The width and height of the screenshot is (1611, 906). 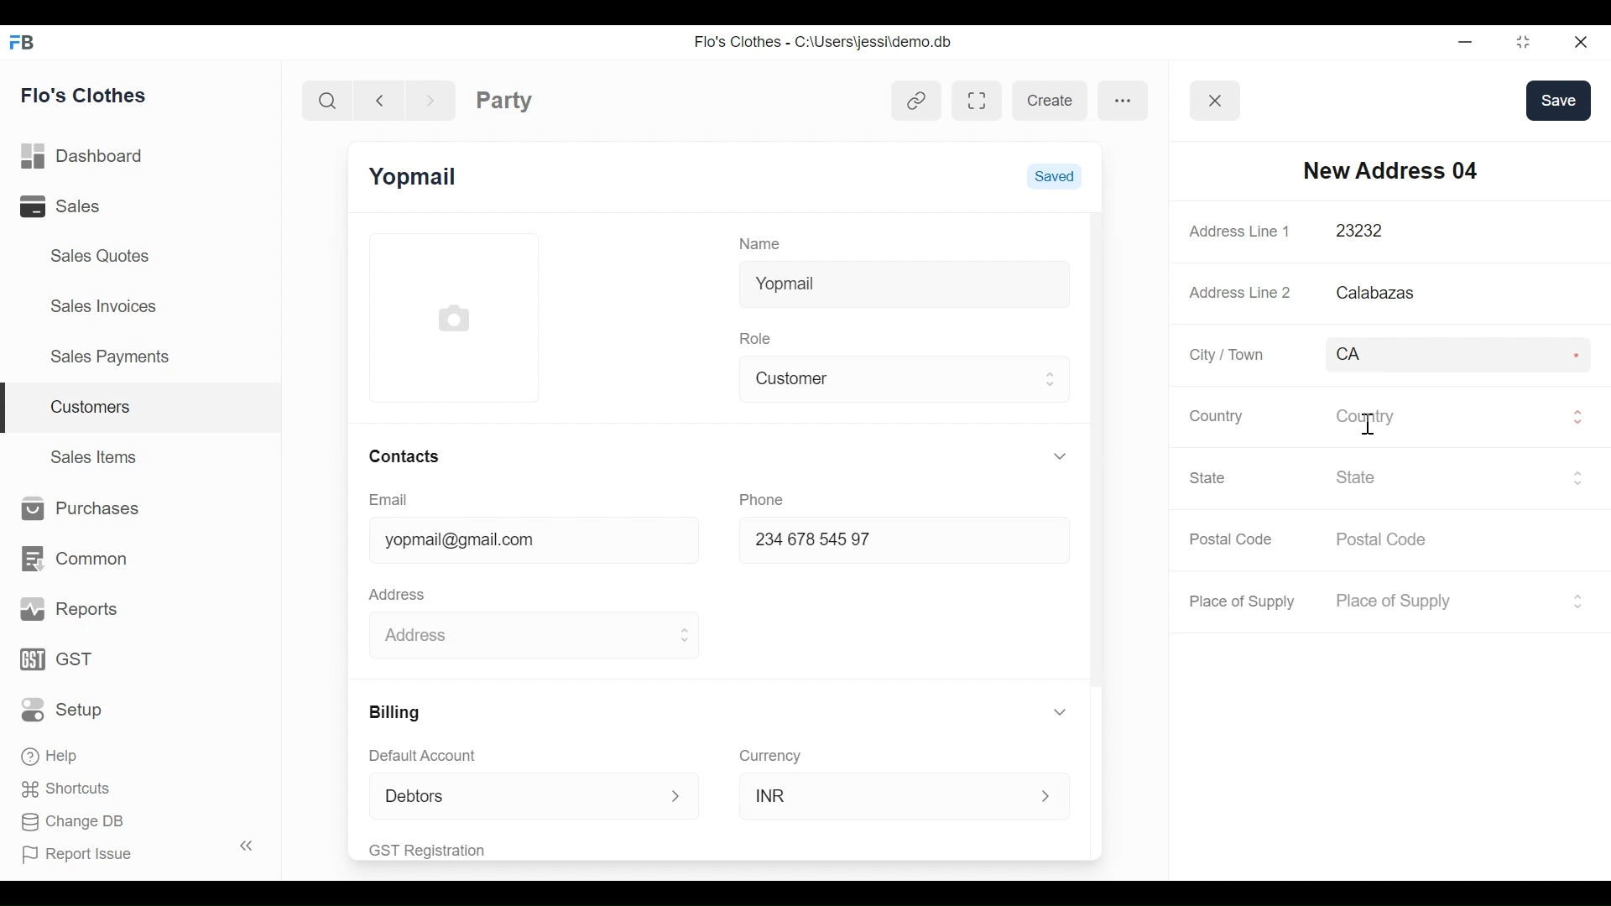 I want to click on create, so click(x=1049, y=101).